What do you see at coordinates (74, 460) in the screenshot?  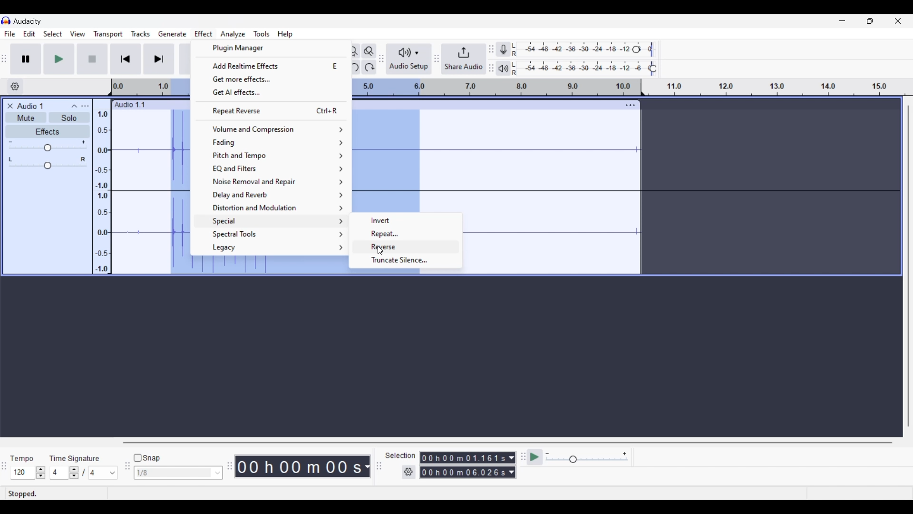 I see `time signature` at bounding box center [74, 460].